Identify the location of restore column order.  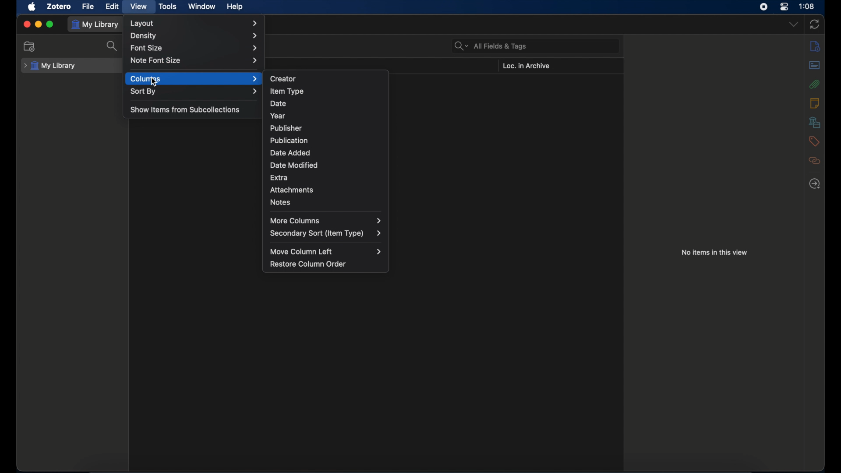
(308, 264).